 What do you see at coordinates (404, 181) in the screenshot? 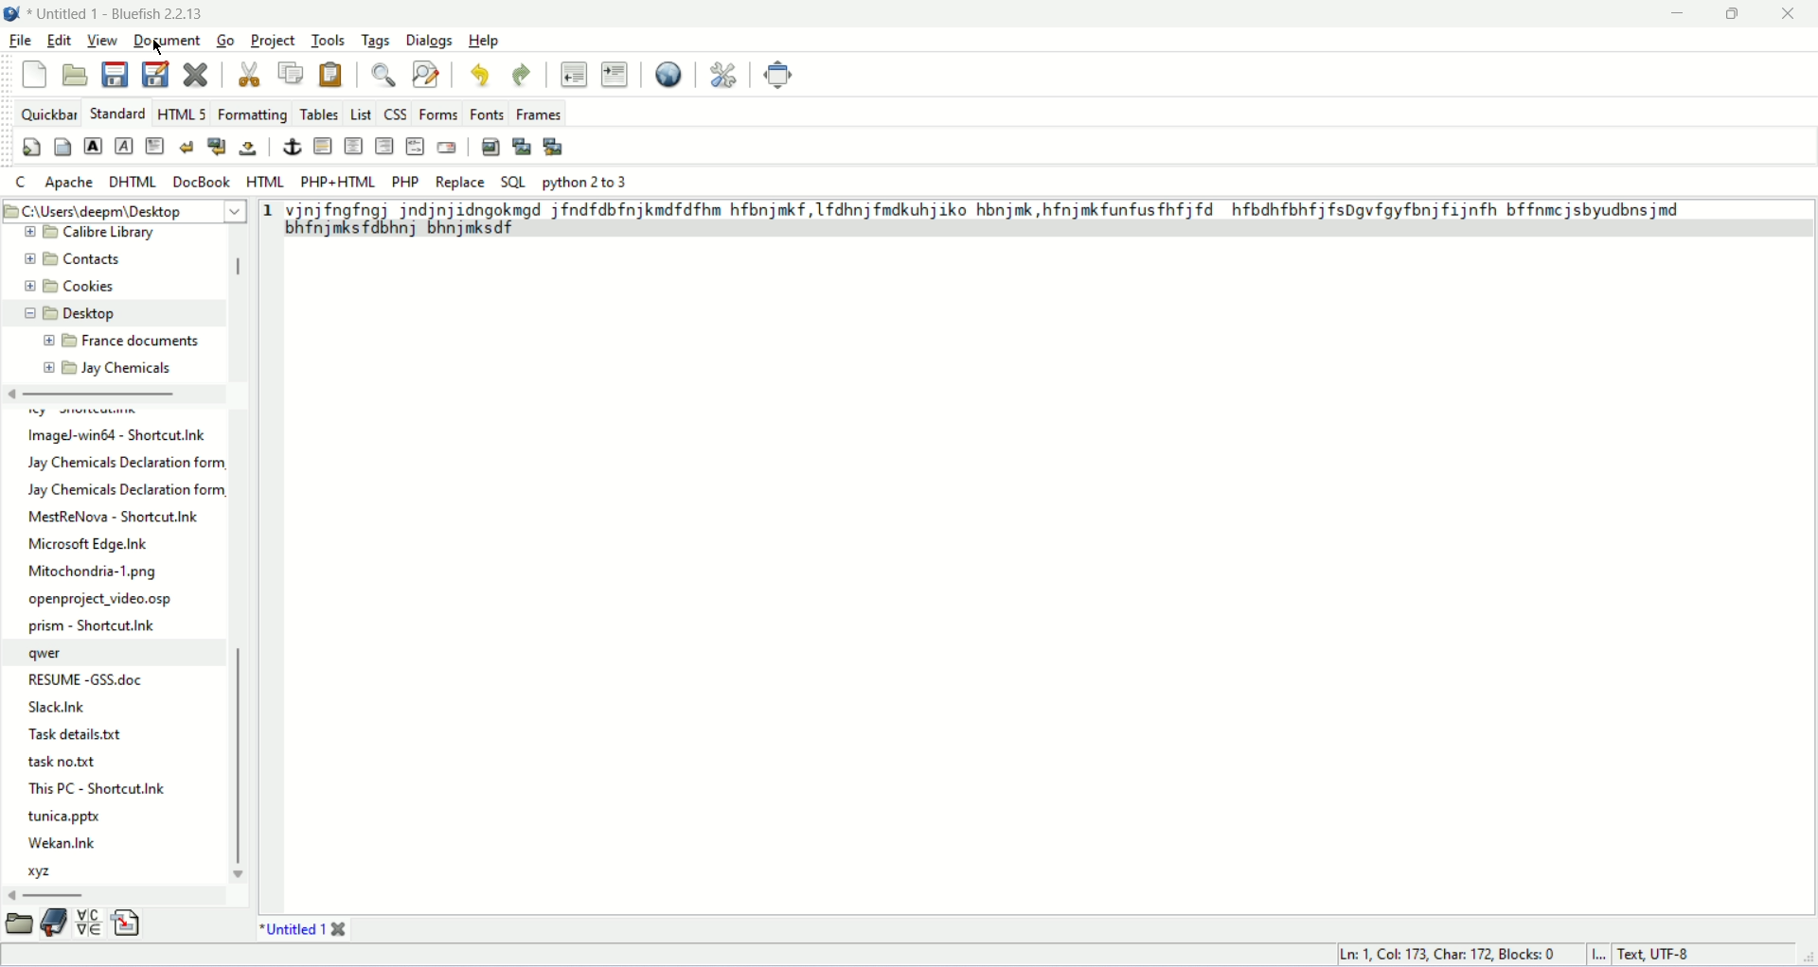
I see `PHP` at bounding box center [404, 181].